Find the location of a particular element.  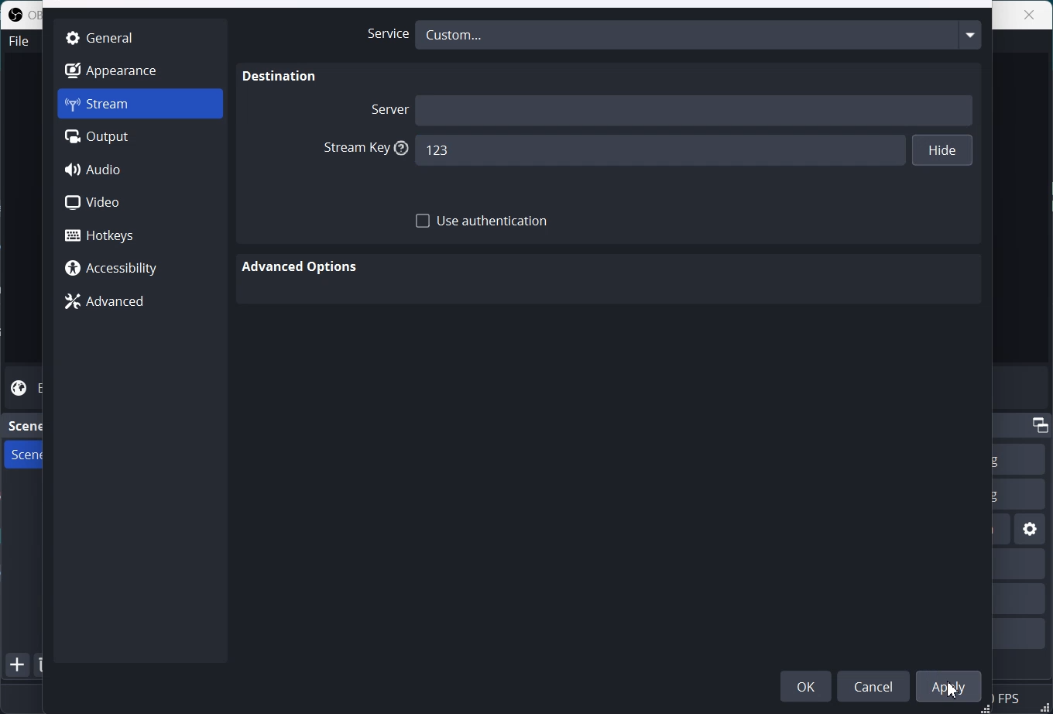

Advanced Option is located at coordinates (302, 267).